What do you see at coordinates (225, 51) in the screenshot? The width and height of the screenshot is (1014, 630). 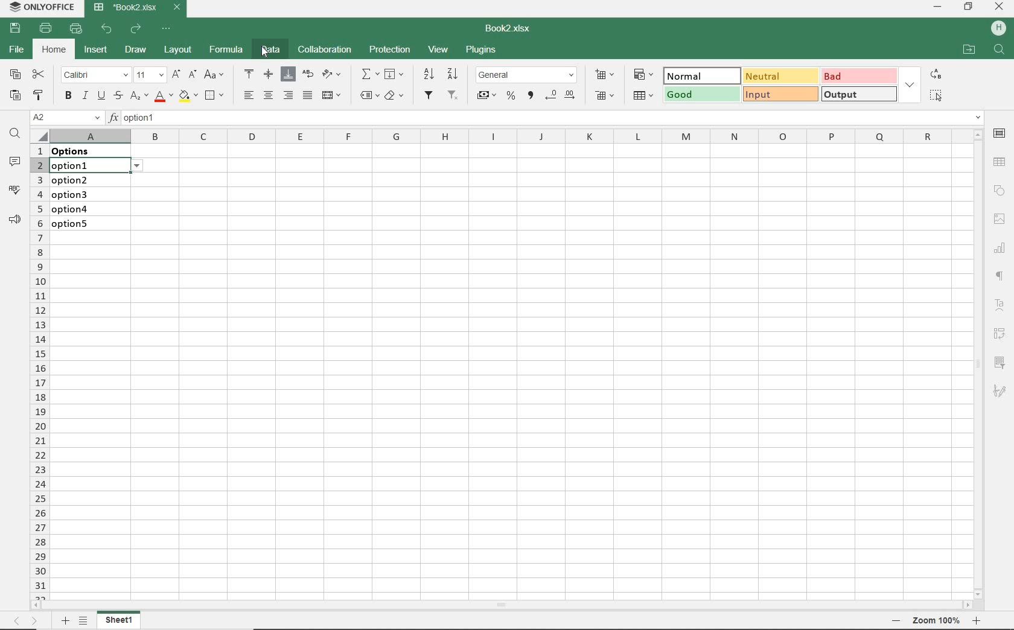 I see `FORMULA` at bounding box center [225, 51].